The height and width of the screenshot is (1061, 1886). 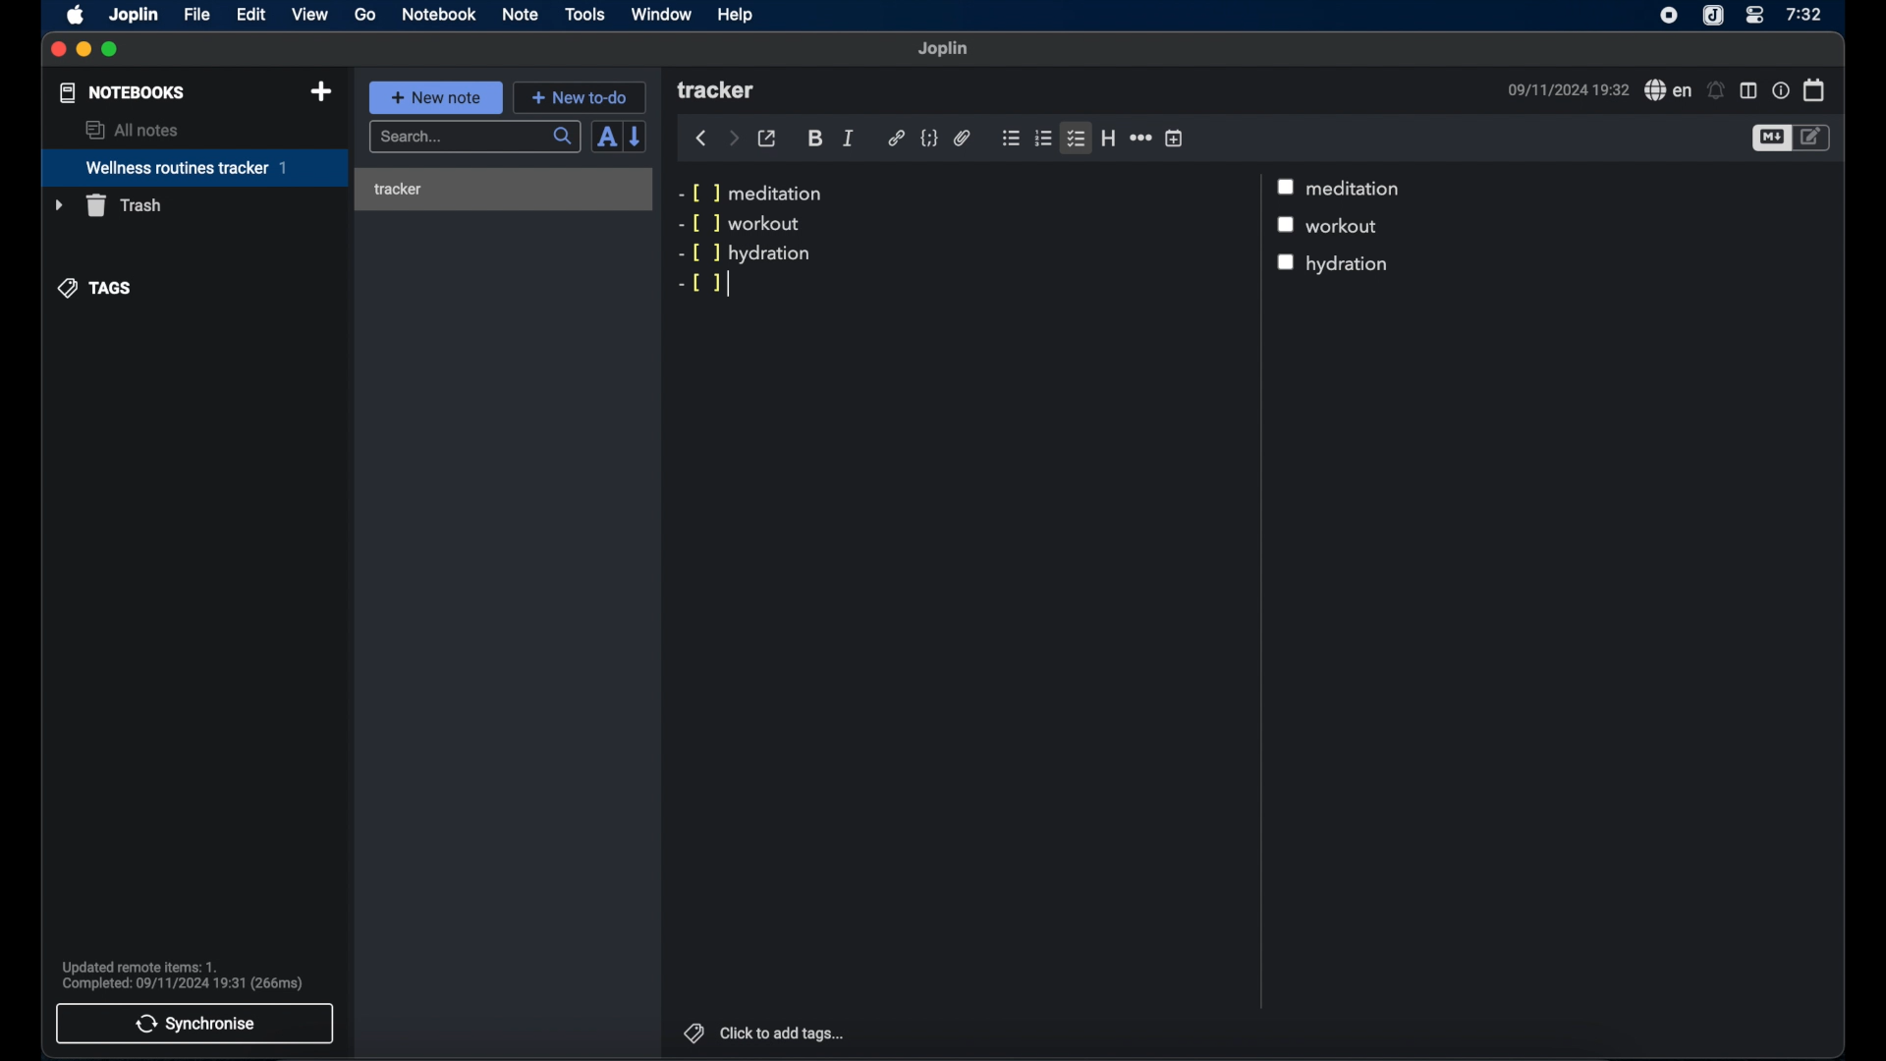 What do you see at coordinates (733, 138) in the screenshot?
I see `forward` at bounding box center [733, 138].